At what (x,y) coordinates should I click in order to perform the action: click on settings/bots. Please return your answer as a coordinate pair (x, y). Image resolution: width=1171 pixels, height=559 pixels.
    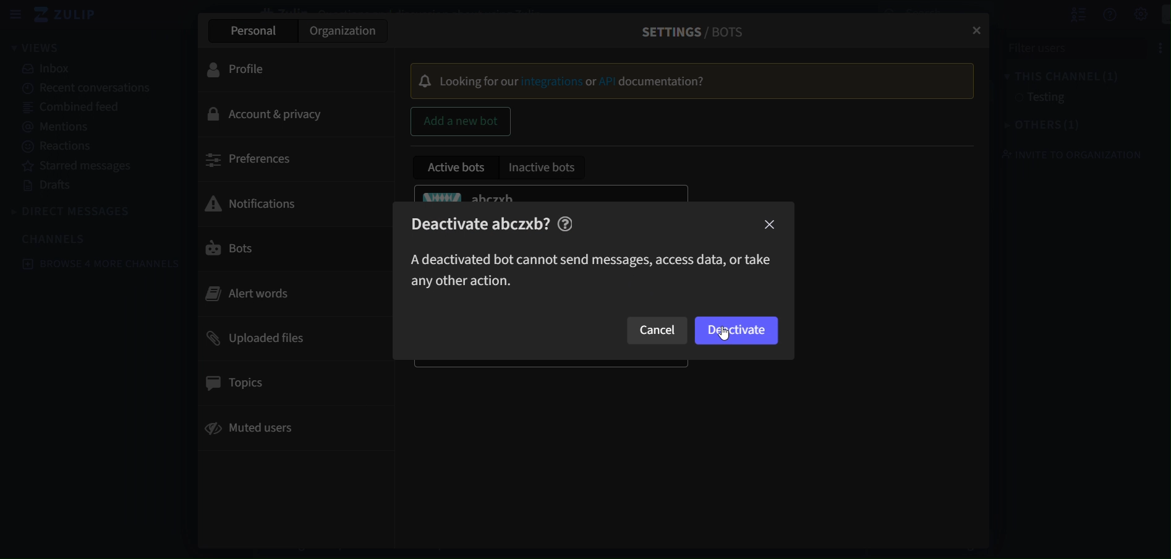
    Looking at the image, I should click on (688, 30).